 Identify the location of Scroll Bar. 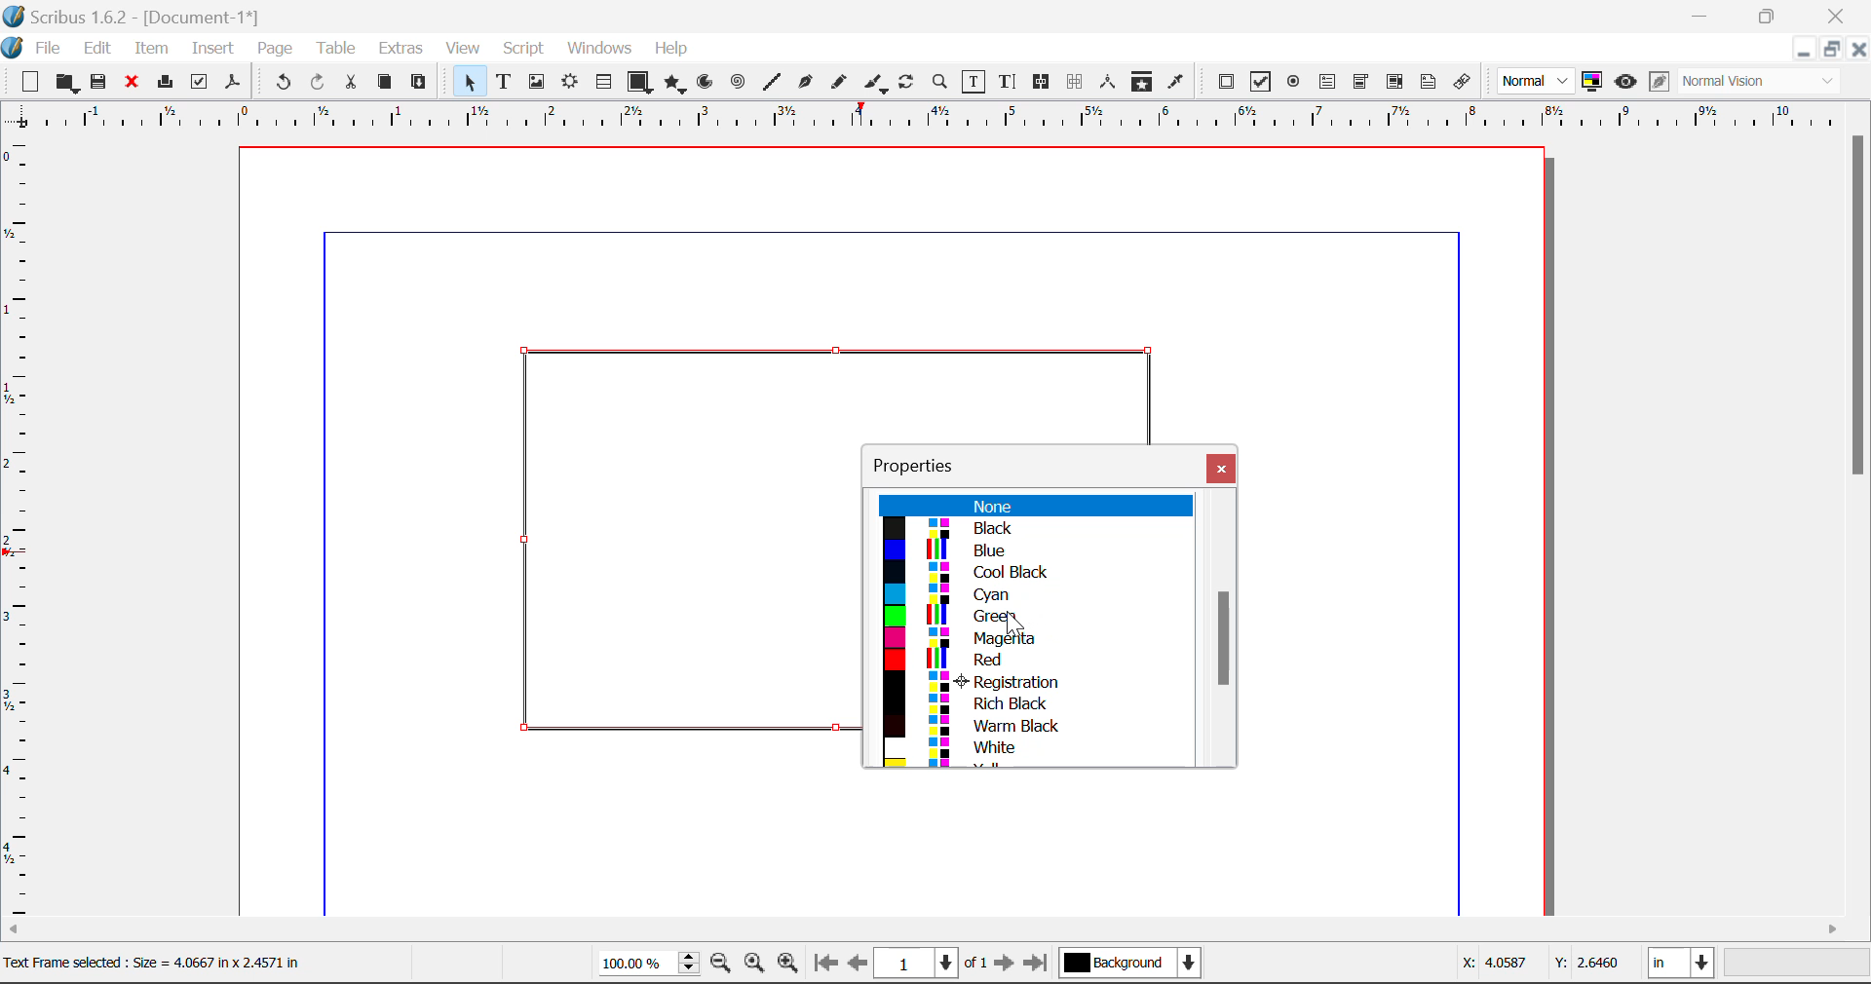
(936, 930).